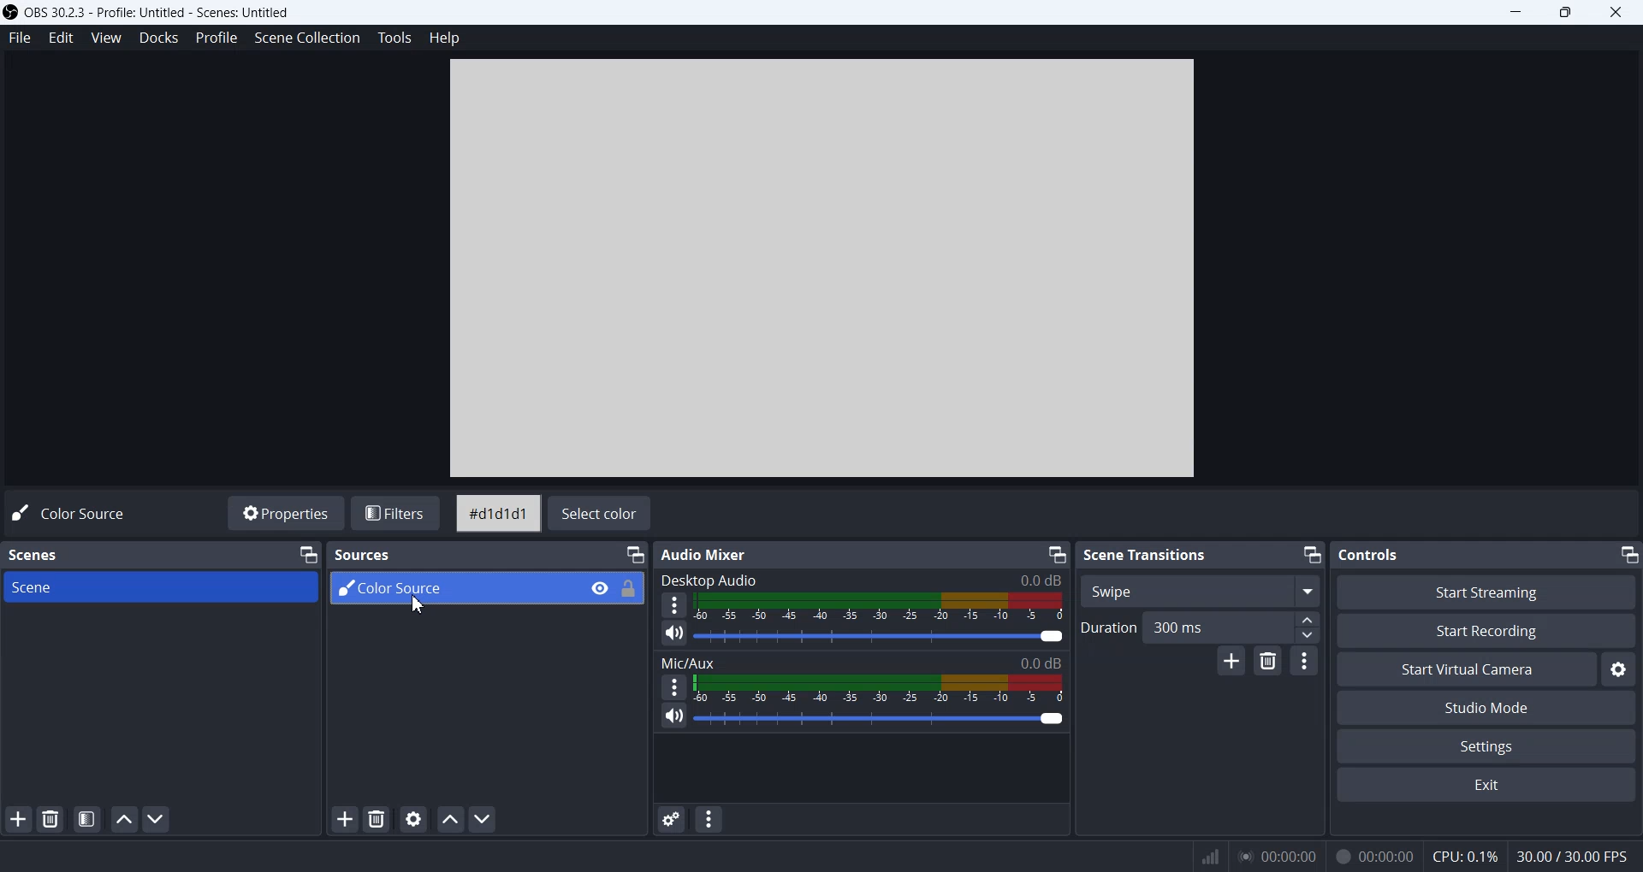  I want to click on CPU: 0.1%, so click(1459, 854).